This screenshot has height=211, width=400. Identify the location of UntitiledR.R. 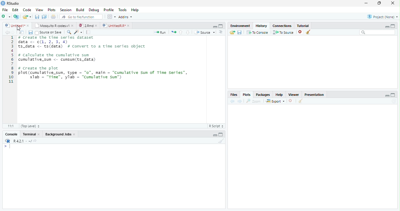
(117, 25).